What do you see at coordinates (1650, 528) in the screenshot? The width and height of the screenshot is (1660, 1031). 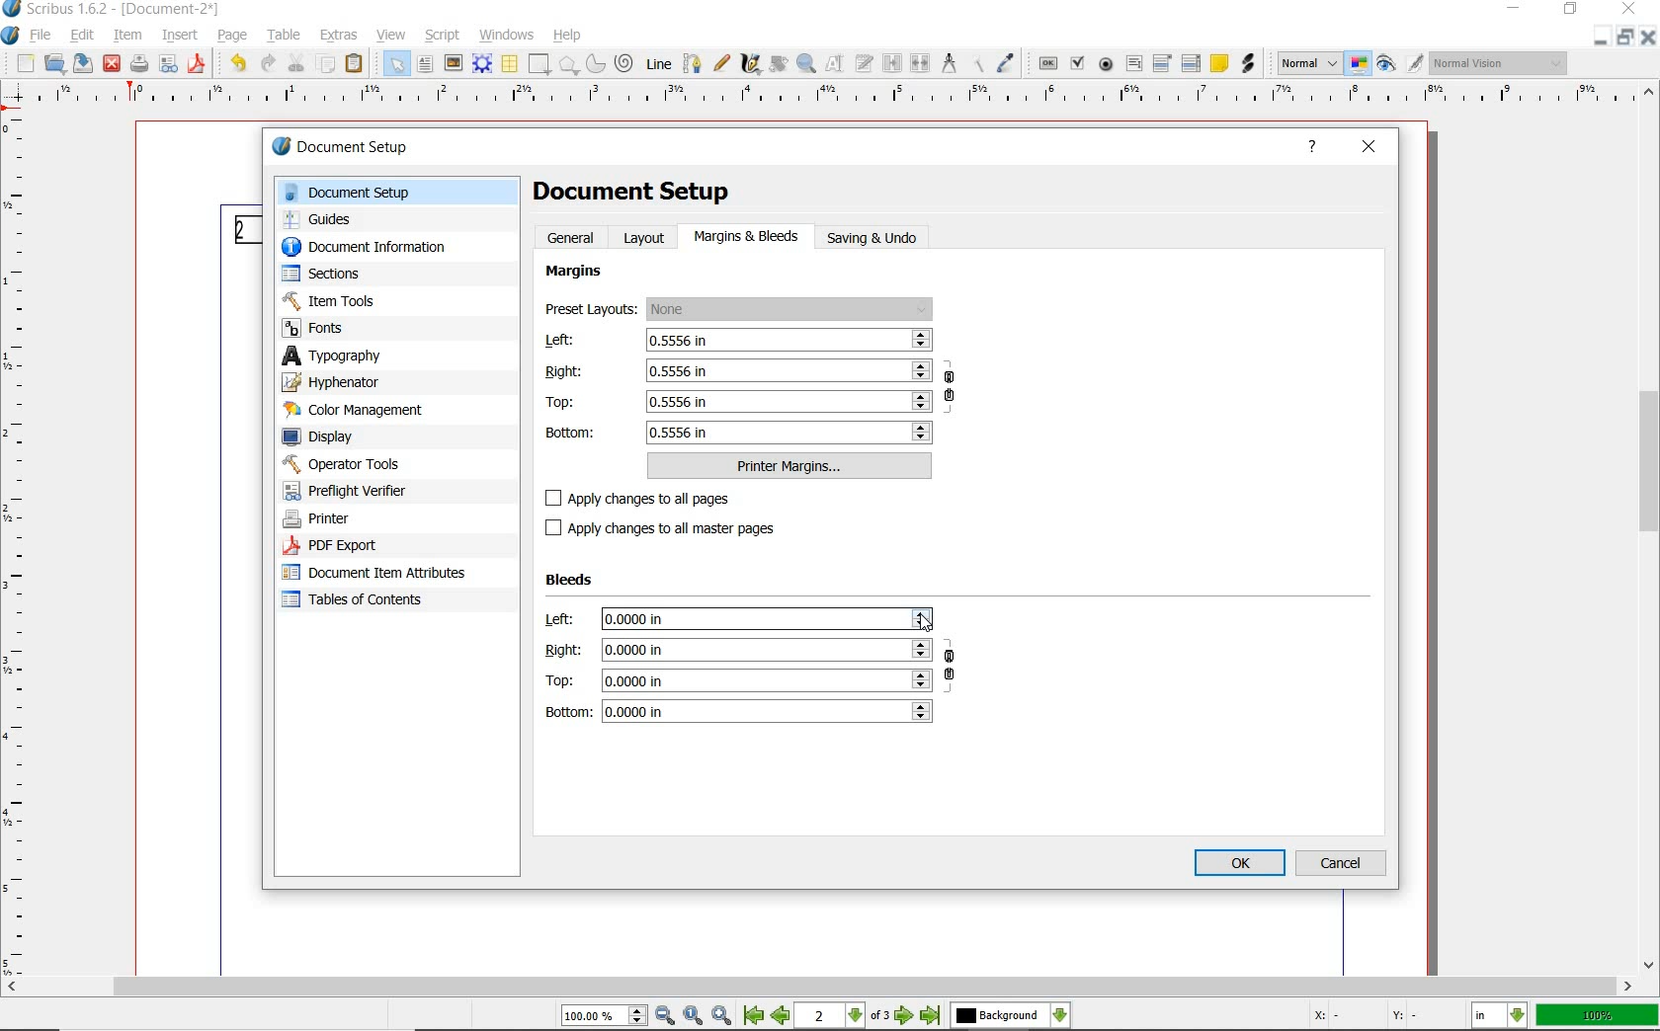 I see `scrollbar` at bounding box center [1650, 528].